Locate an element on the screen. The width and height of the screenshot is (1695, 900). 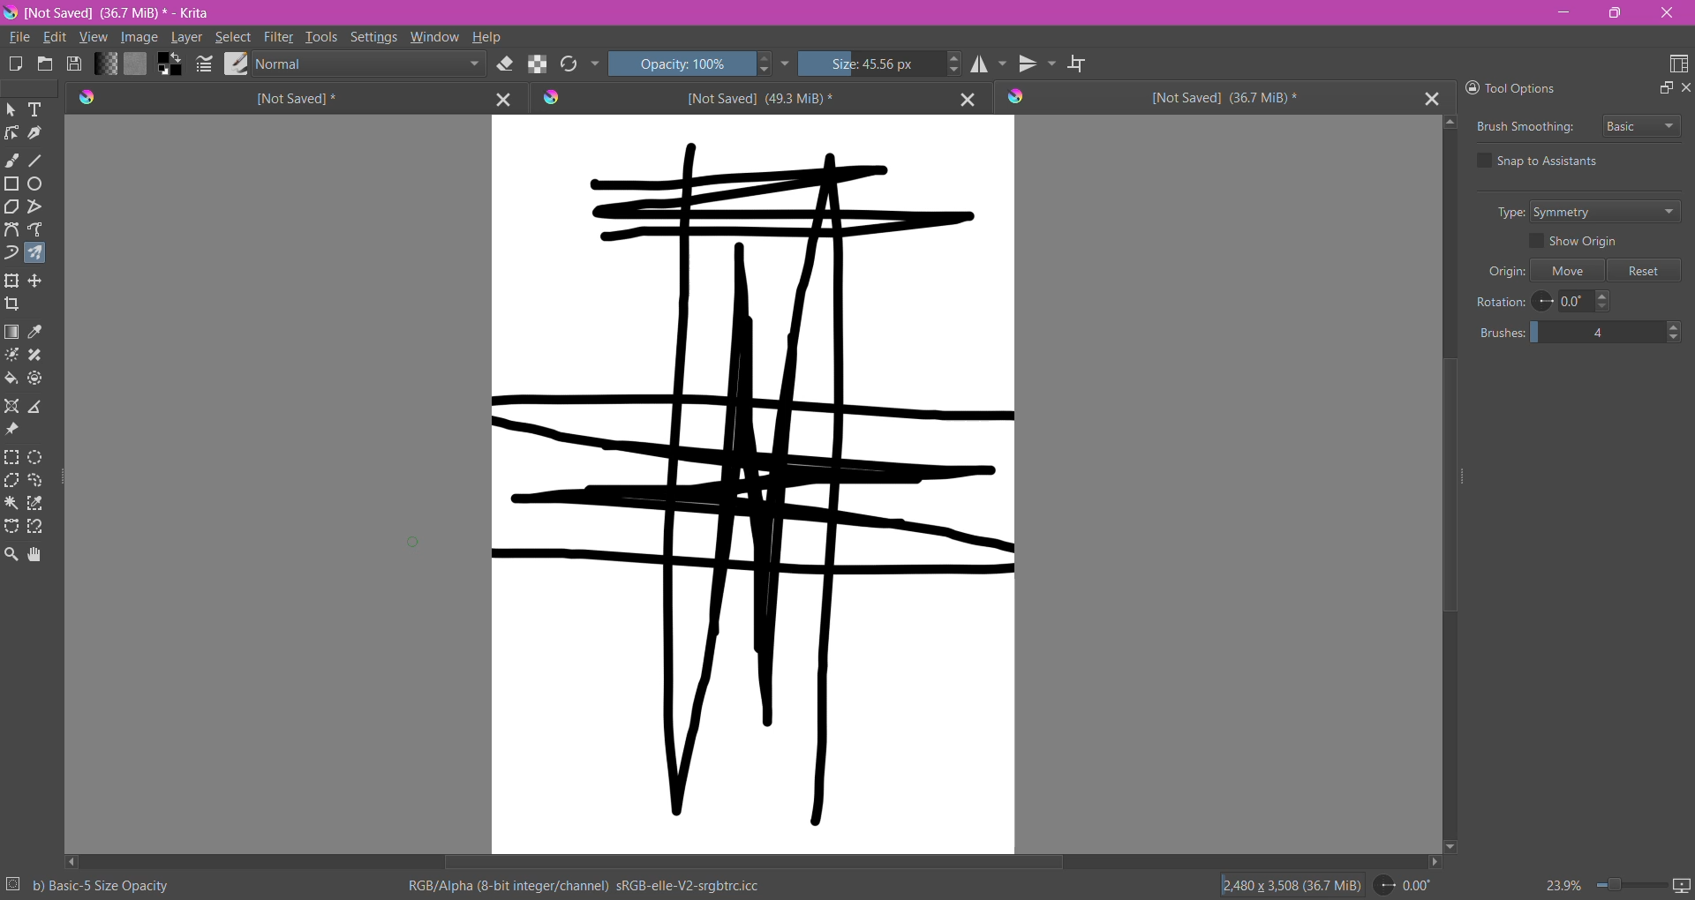
Selected Brush Preset is located at coordinates (102, 886).